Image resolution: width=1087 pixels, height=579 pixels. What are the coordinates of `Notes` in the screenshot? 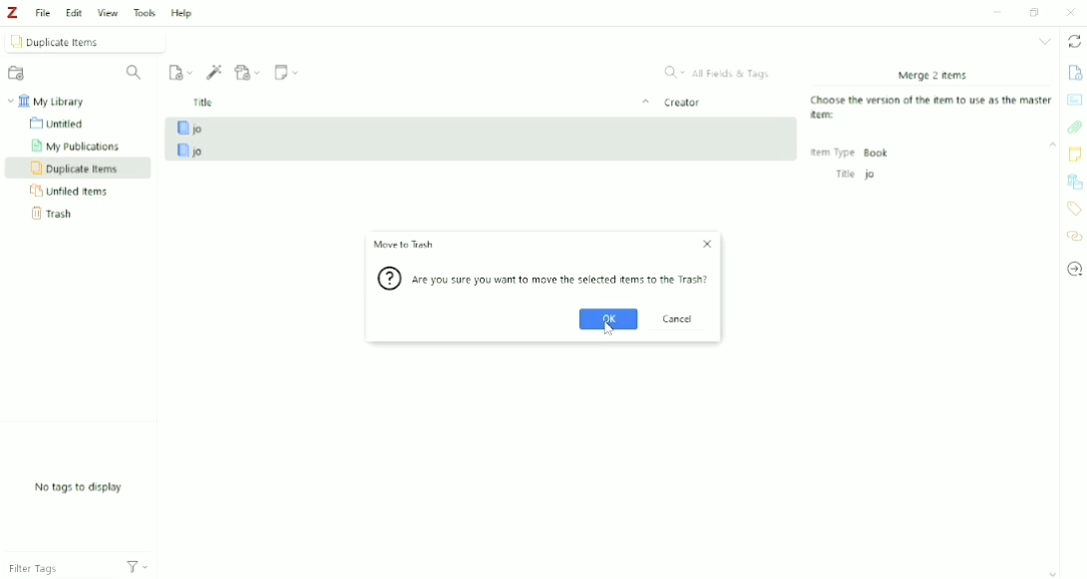 It's located at (1075, 154).